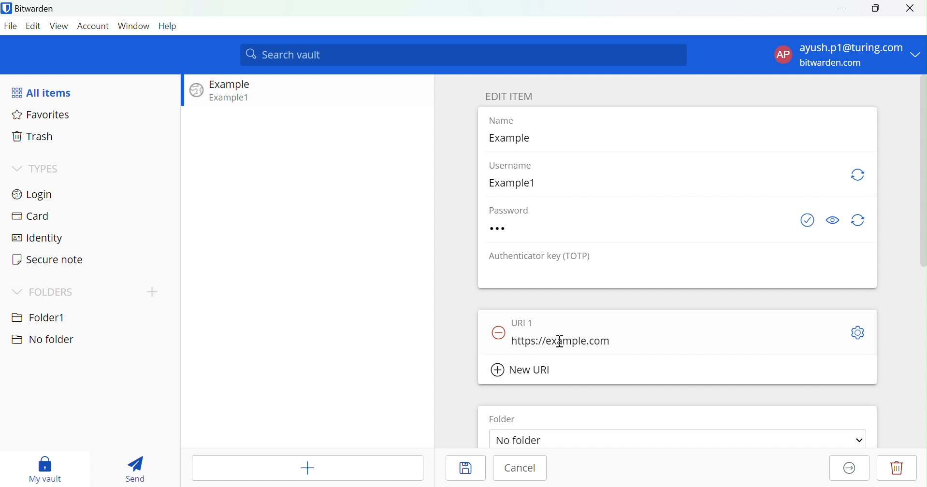 The height and width of the screenshot is (487, 927). I want to click on File, so click(12, 26).